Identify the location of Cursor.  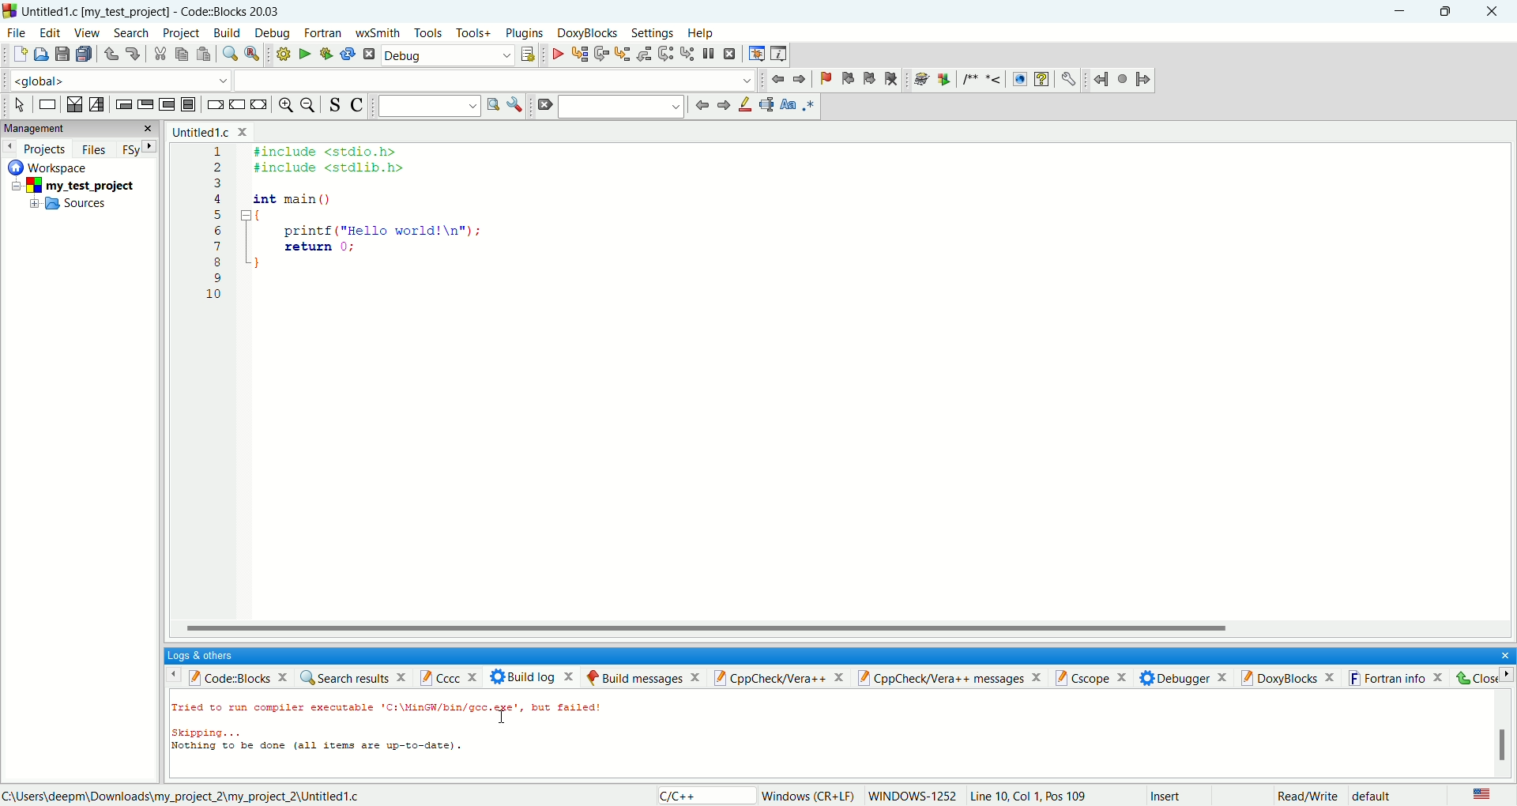
(503, 714).